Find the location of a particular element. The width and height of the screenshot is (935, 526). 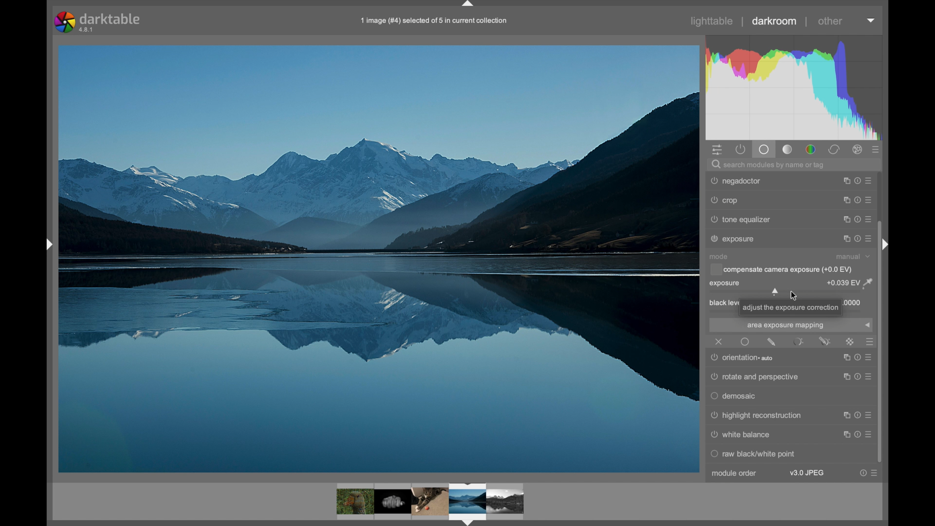

0000 is located at coordinates (854, 302).